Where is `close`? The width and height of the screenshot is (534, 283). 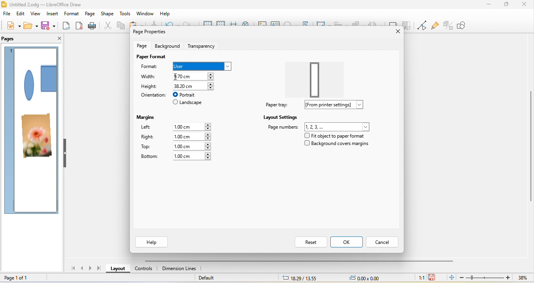 close is located at coordinates (525, 5).